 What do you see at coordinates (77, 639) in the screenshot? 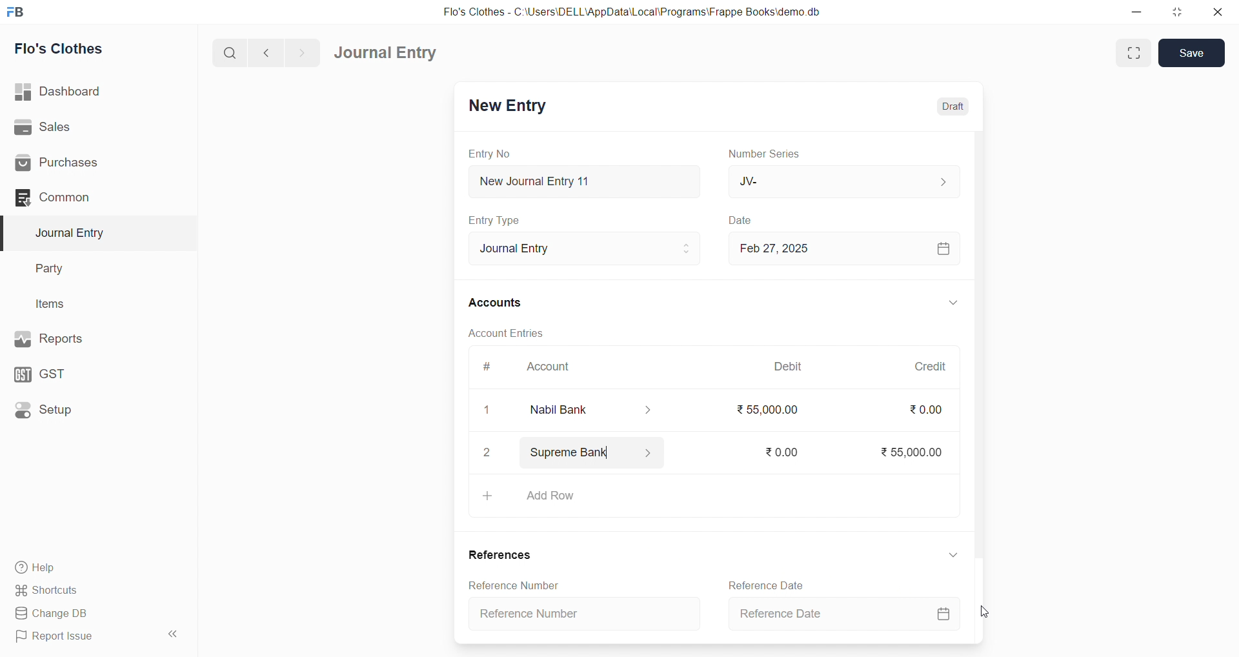
I see `Report Issue` at bounding box center [77, 639].